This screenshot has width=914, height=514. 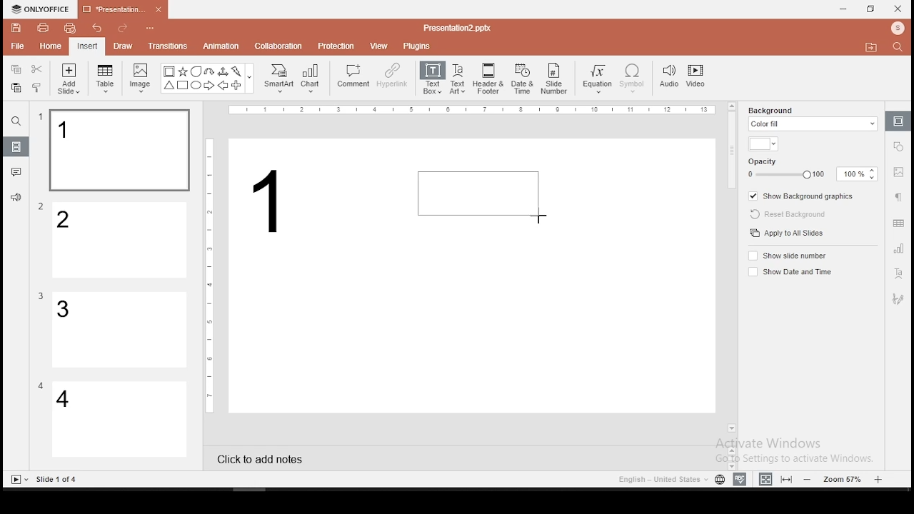 What do you see at coordinates (17, 47) in the screenshot?
I see `file` at bounding box center [17, 47].